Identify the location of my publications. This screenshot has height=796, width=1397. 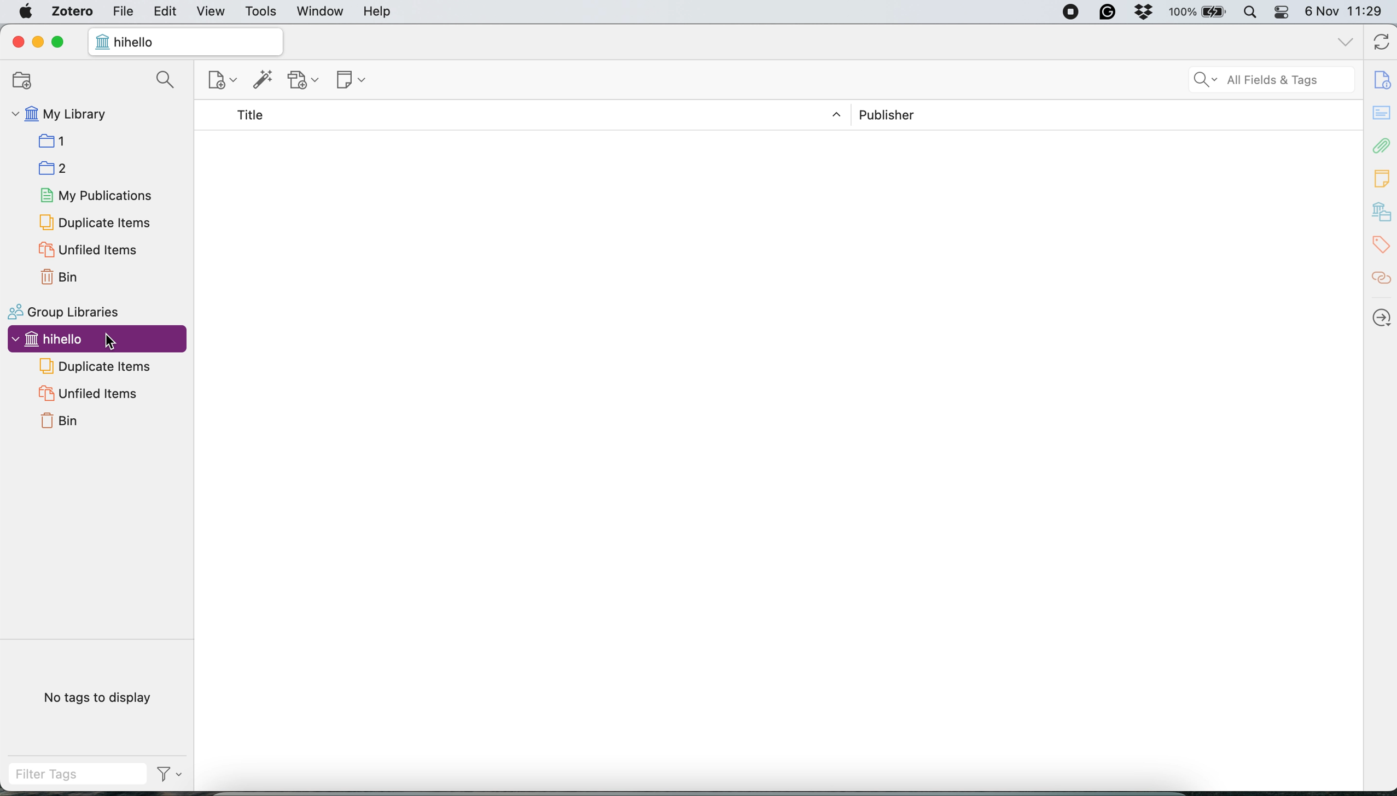
(96, 196).